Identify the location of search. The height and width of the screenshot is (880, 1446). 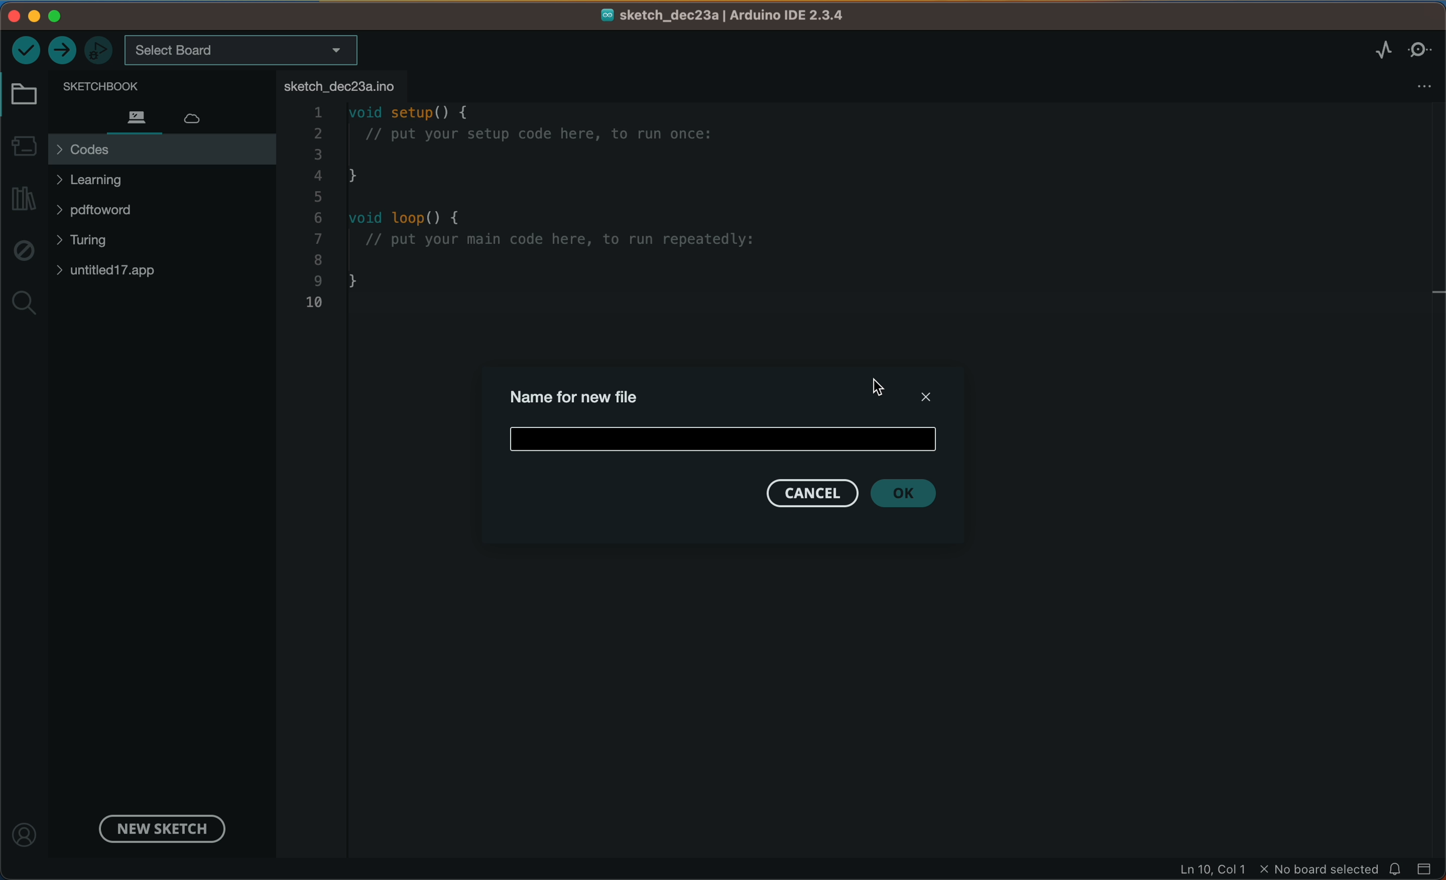
(24, 304).